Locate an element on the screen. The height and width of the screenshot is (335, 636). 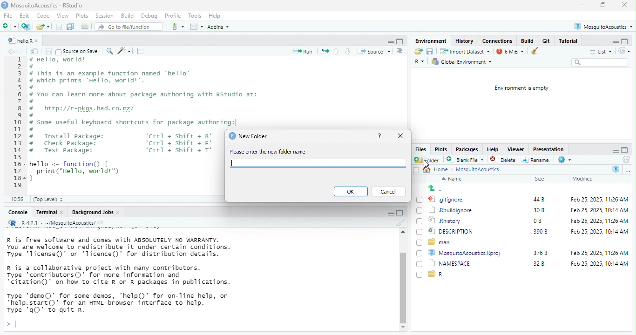
hide console is located at coordinates (624, 40).